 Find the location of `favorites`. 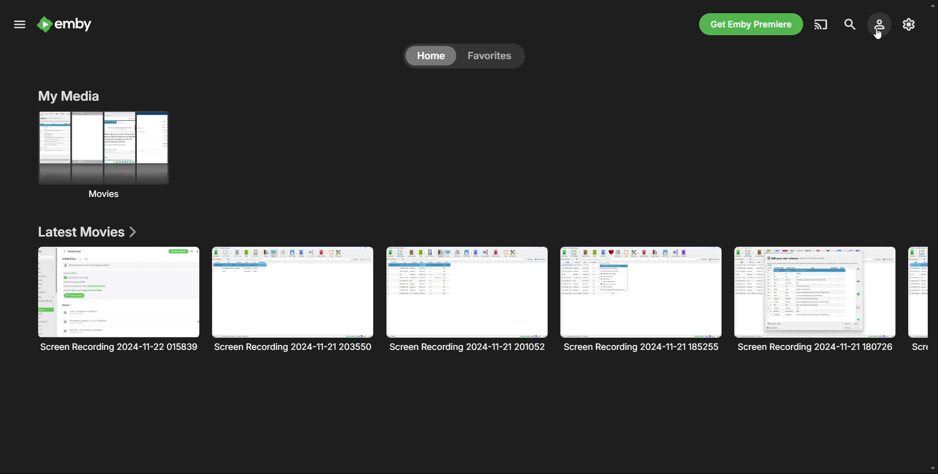

favorites is located at coordinates (493, 56).